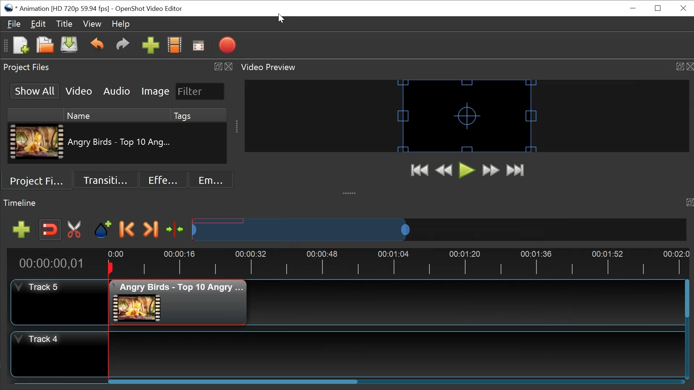 The width and height of the screenshot is (694, 390). I want to click on Snap, so click(49, 229).